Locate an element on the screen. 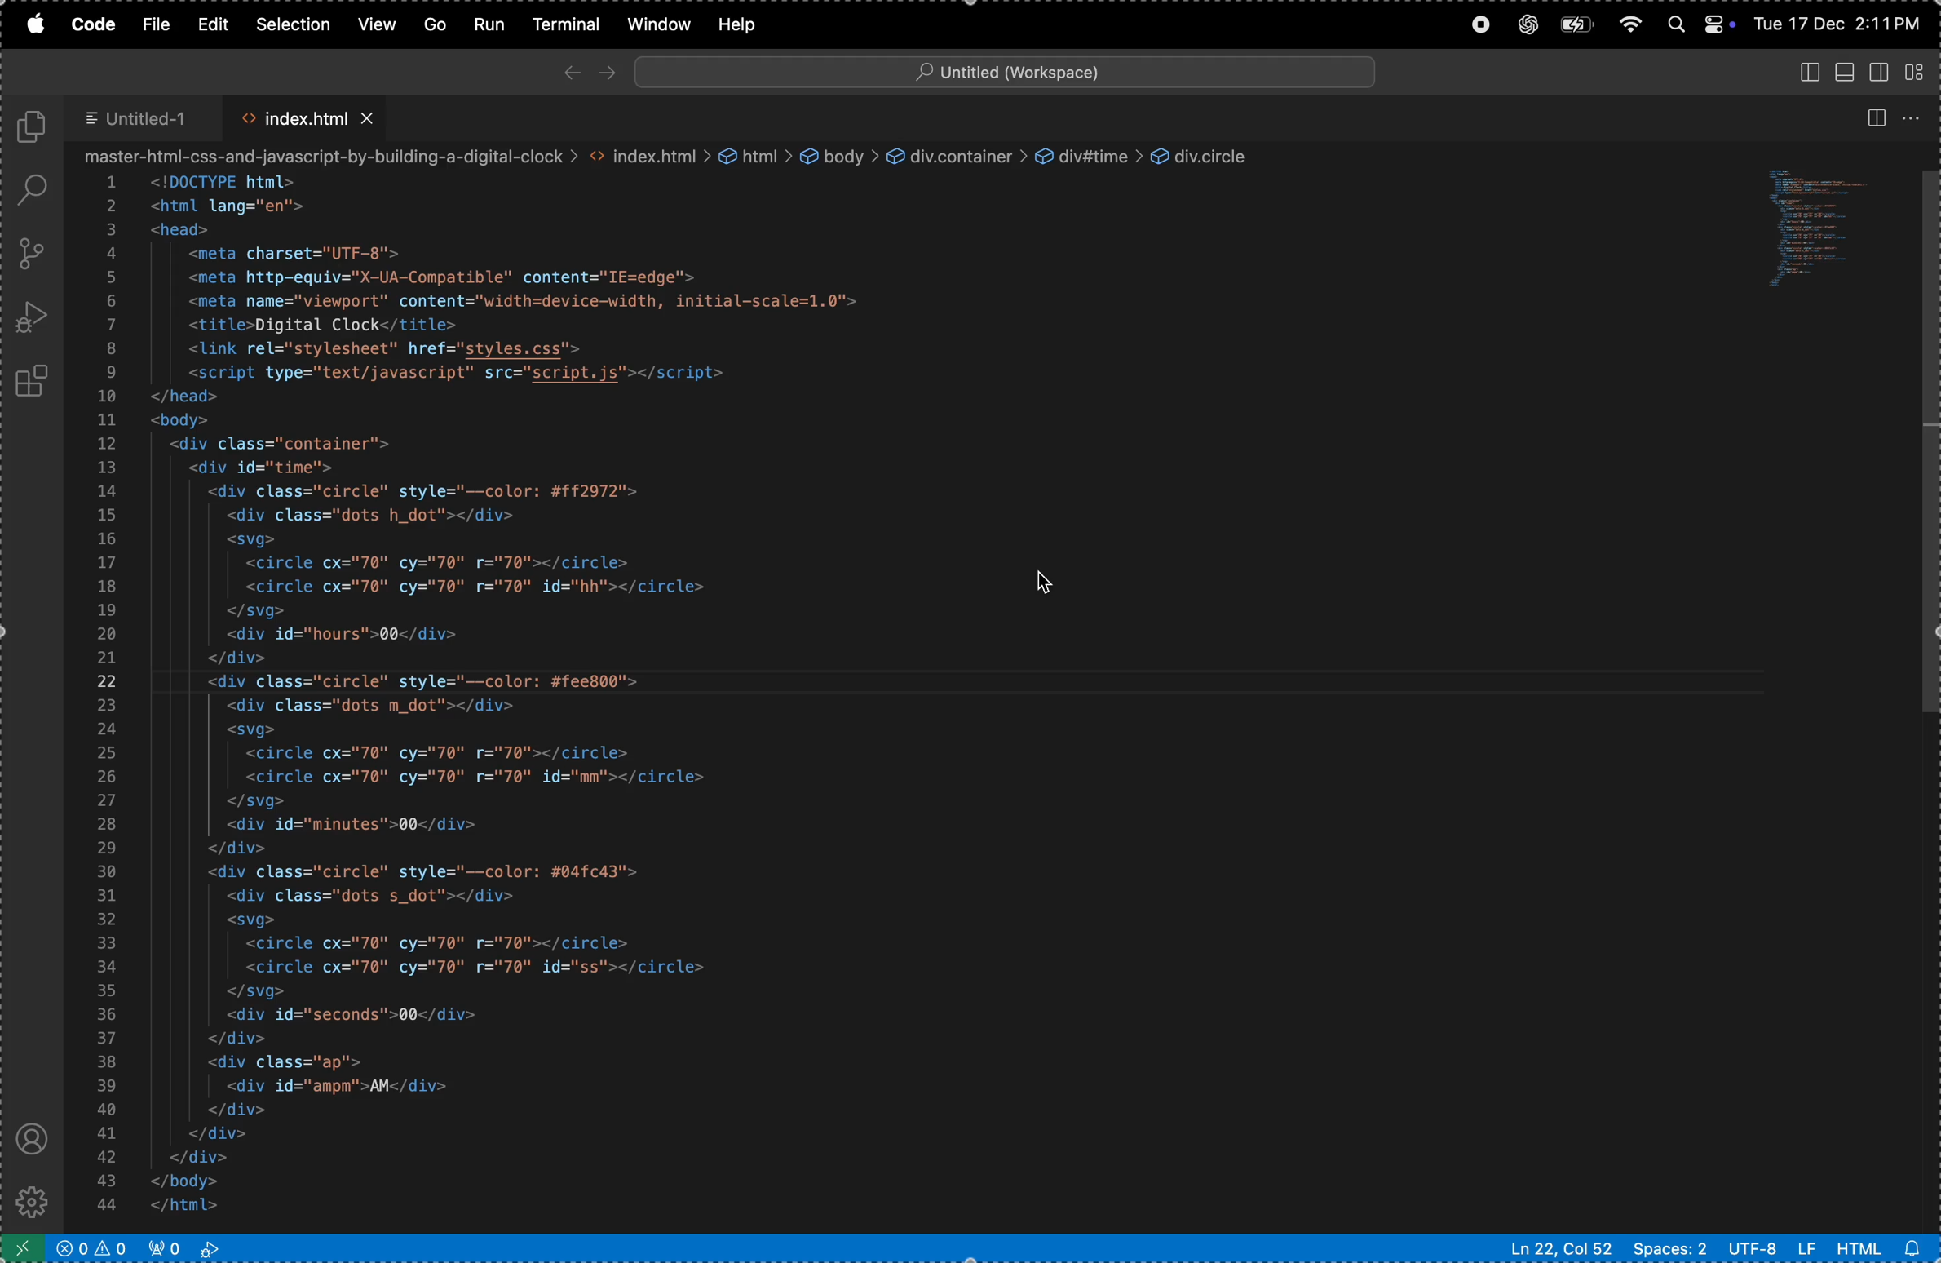  edit is located at coordinates (214, 24).